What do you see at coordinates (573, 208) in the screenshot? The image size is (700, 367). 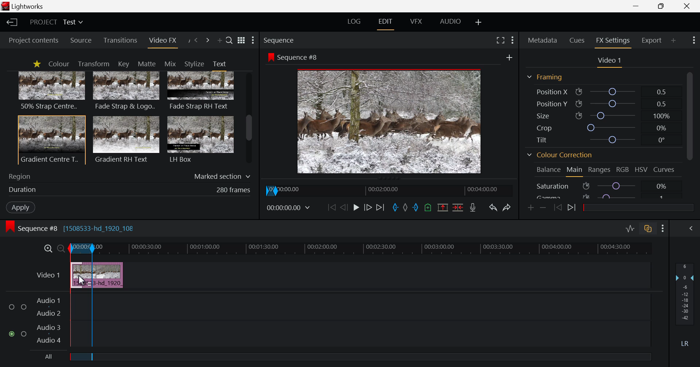 I see `Next keyframe` at bounding box center [573, 208].